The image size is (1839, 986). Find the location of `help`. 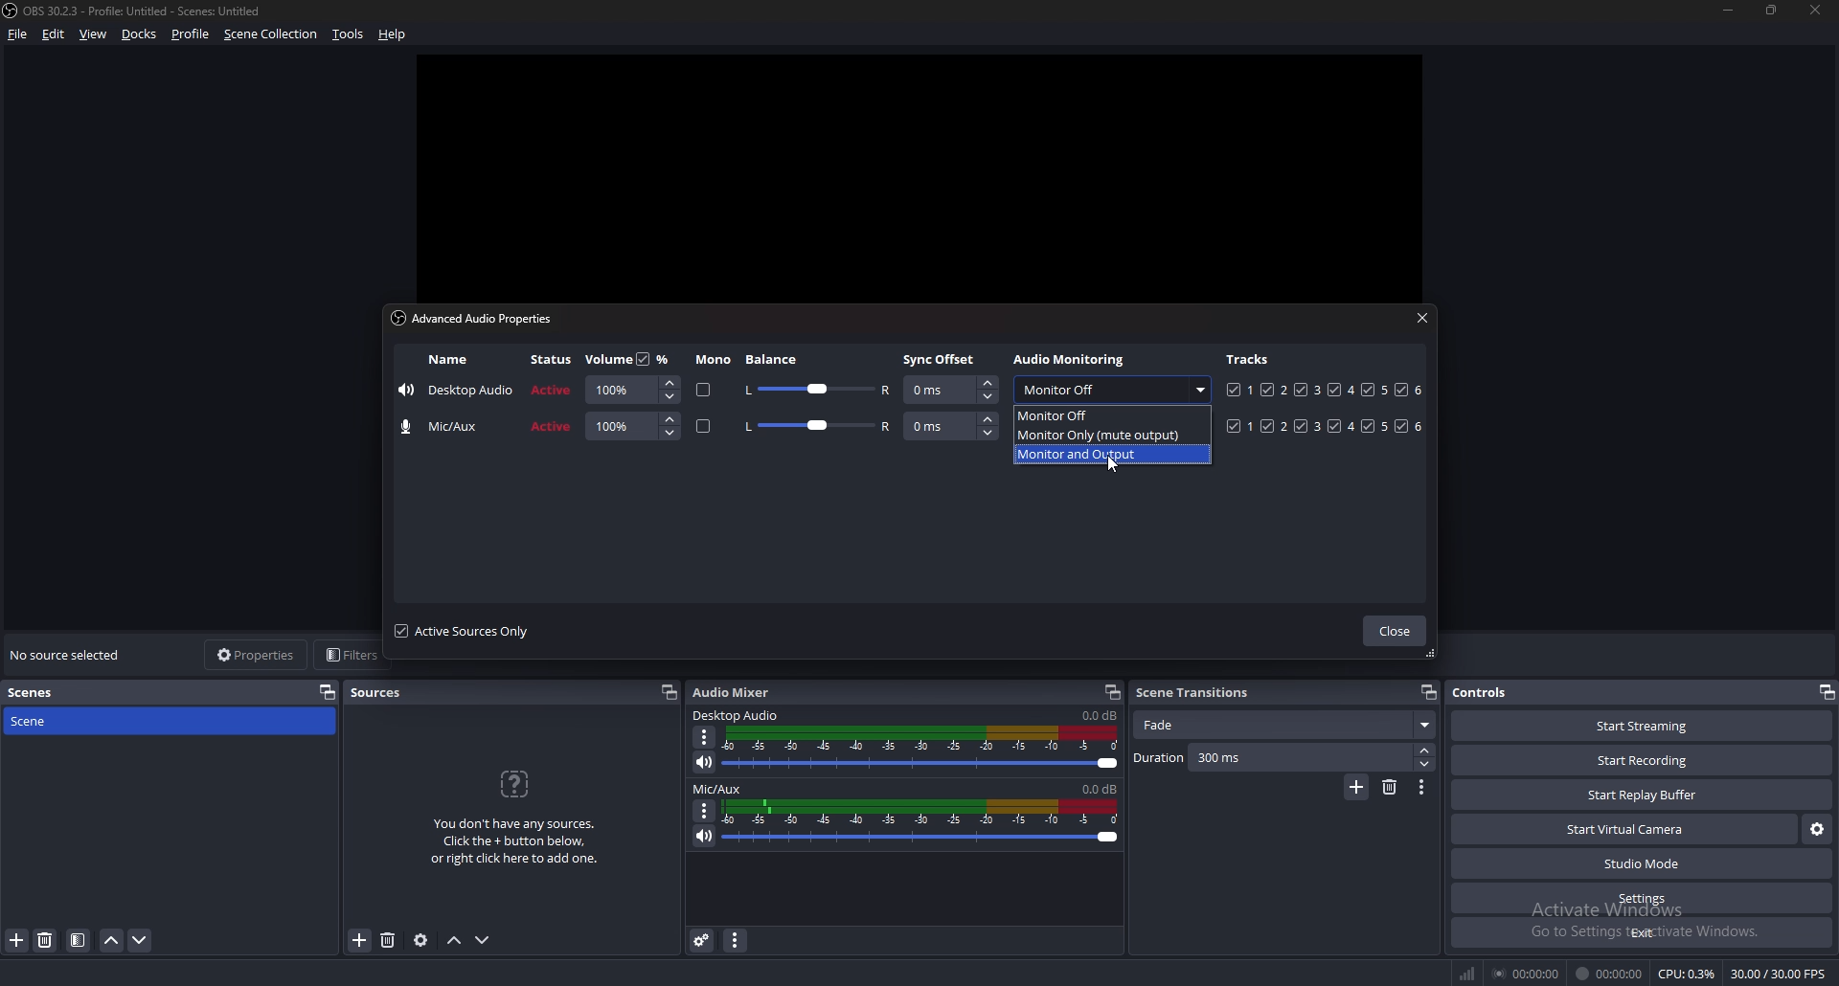

help is located at coordinates (393, 34).